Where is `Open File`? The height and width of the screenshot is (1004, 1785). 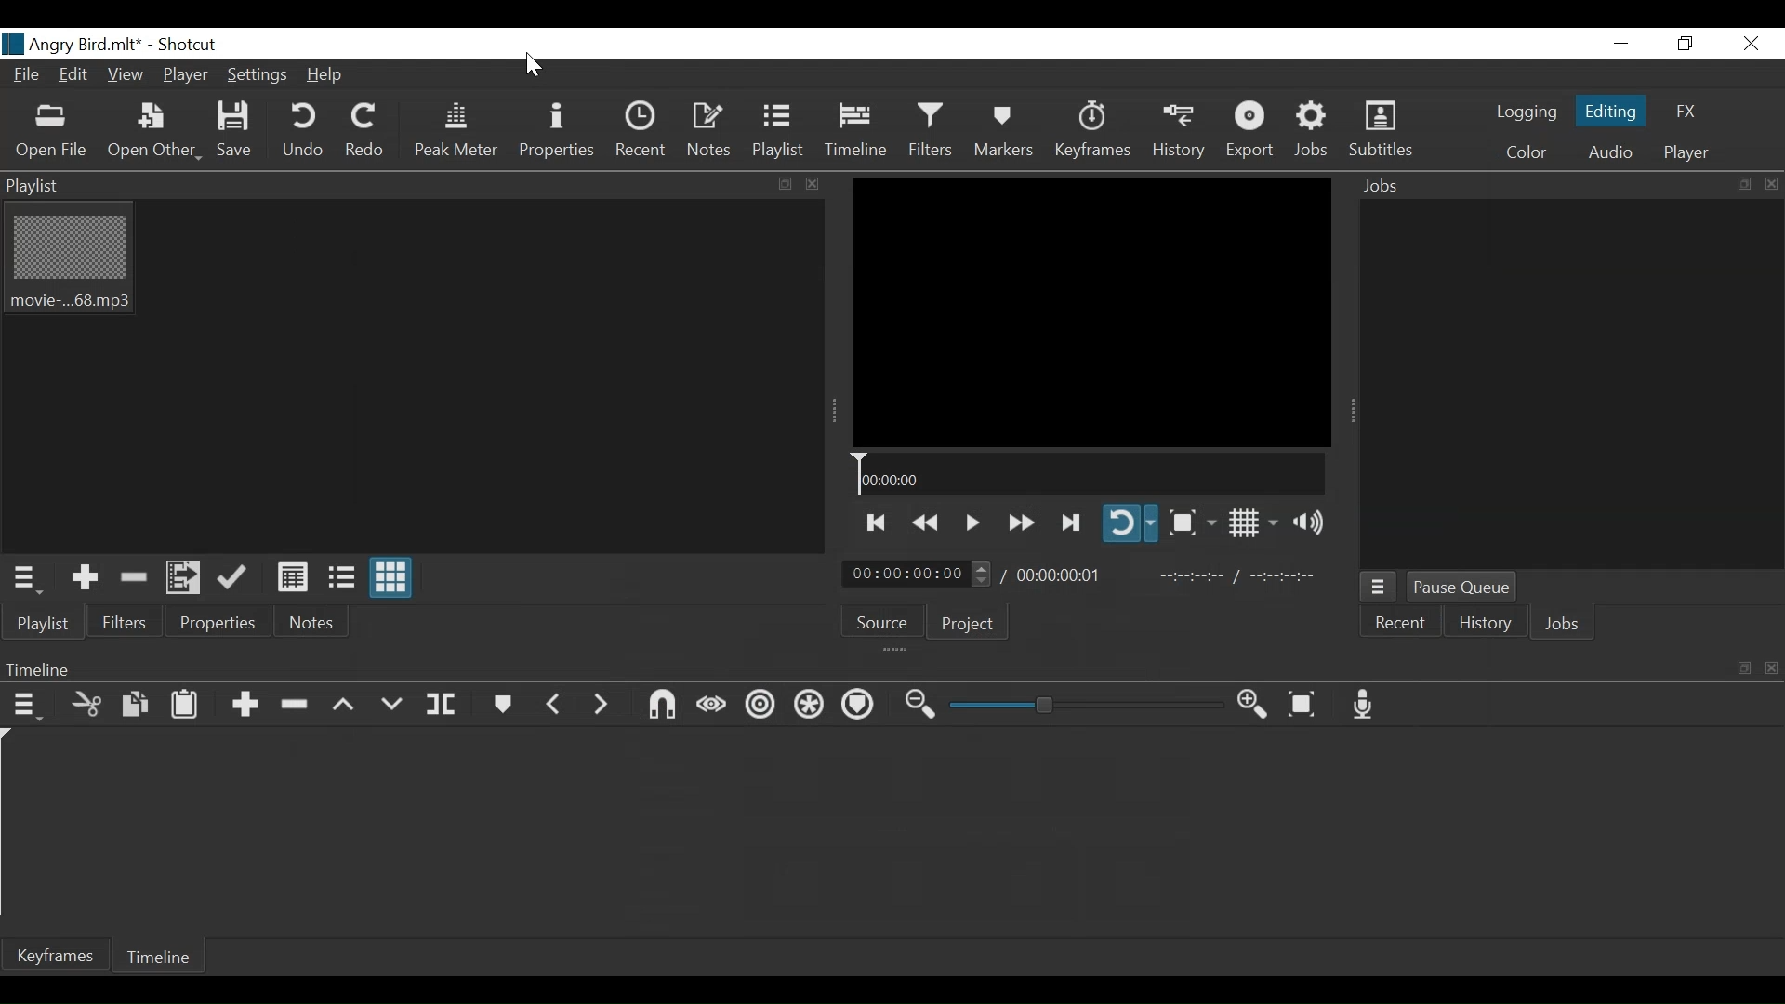 Open File is located at coordinates (52, 131).